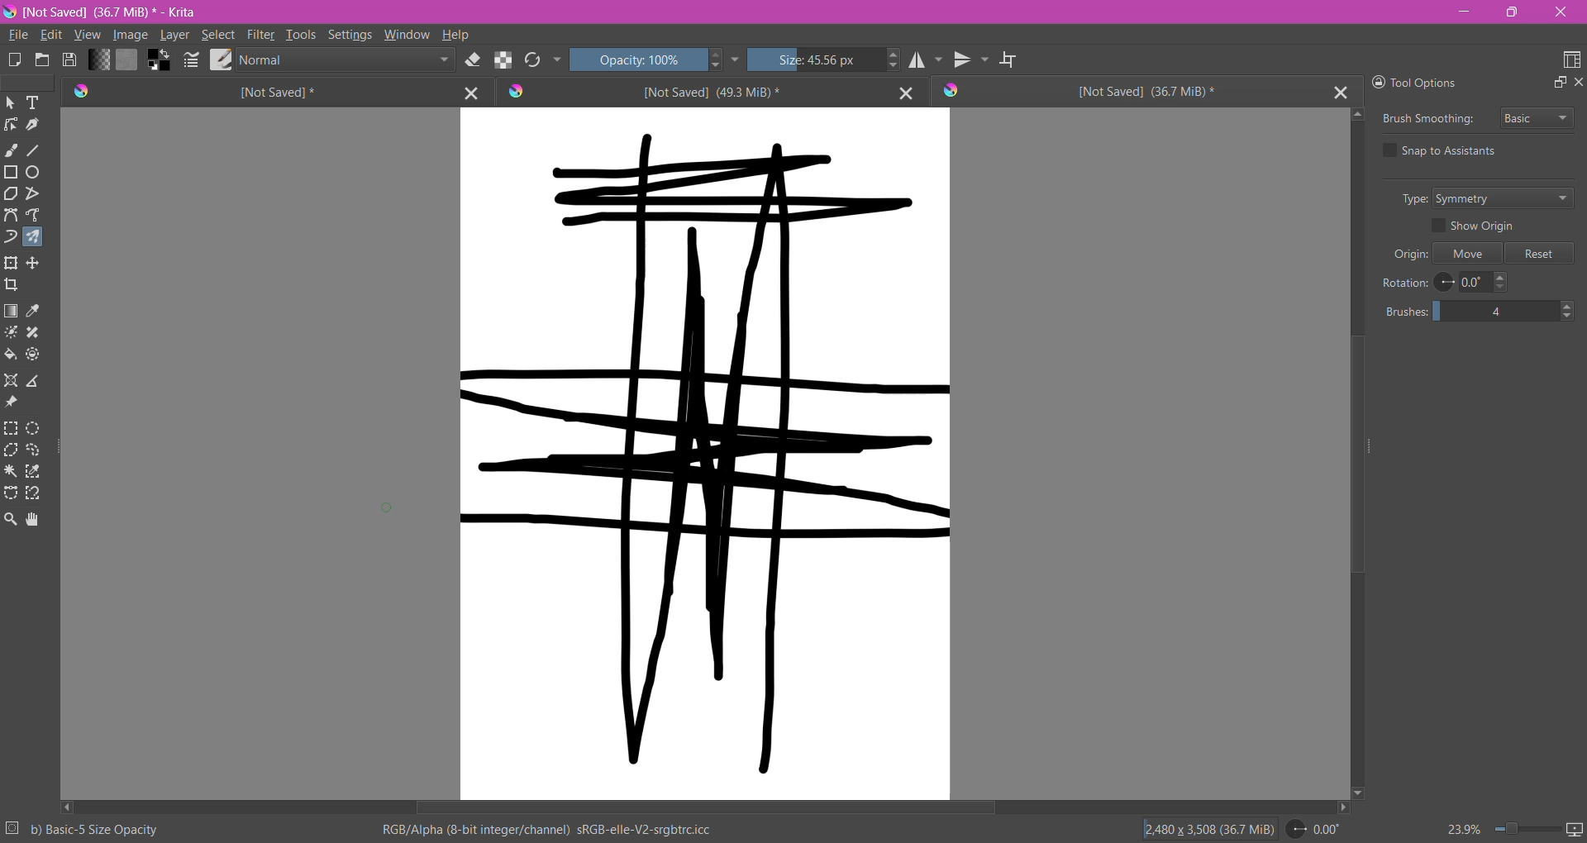 The image size is (1587, 843). I want to click on Unsaved Document Tab2, so click(684, 92).